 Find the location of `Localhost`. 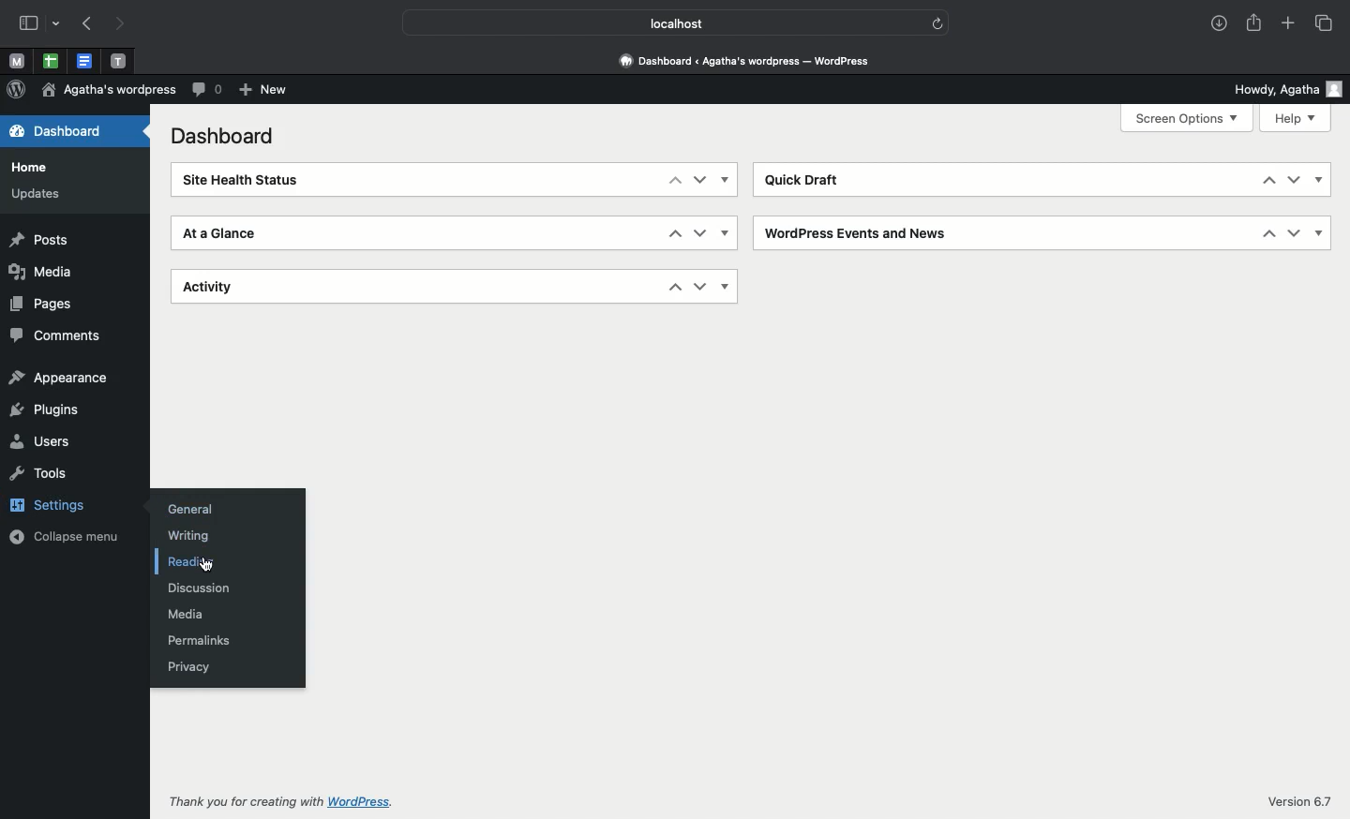

Localhost is located at coordinates (663, 23).